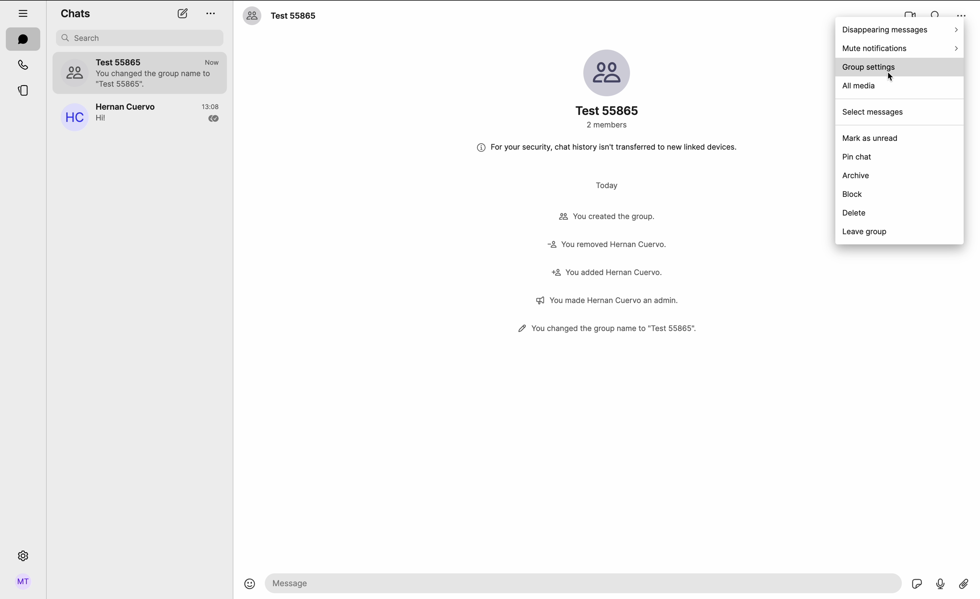 The width and height of the screenshot is (980, 599). What do you see at coordinates (900, 49) in the screenshot?
I see `mute notifications` at bounding box center [900, 49].